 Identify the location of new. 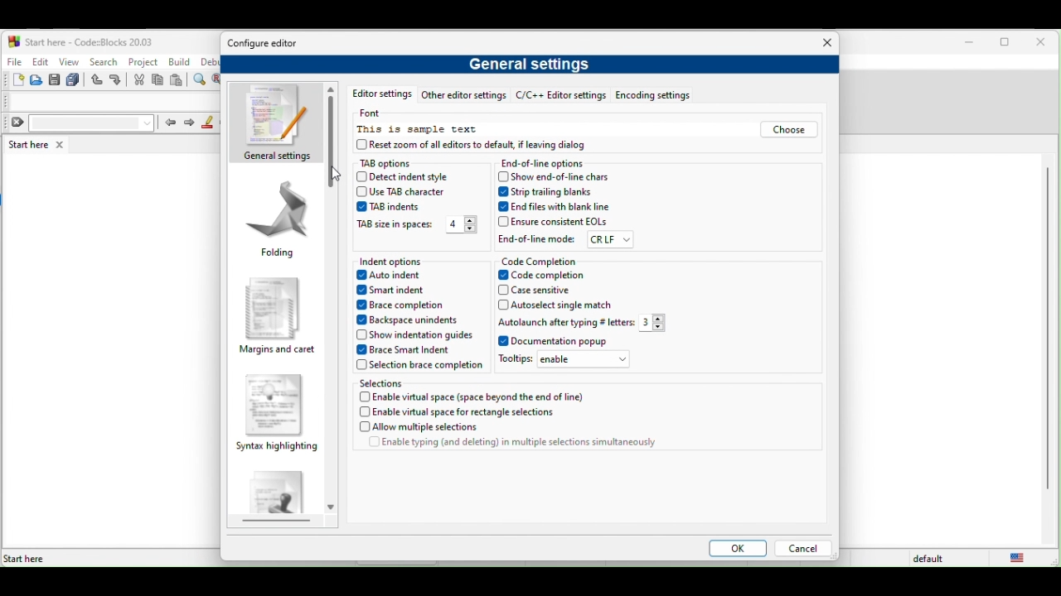
(13, 80).